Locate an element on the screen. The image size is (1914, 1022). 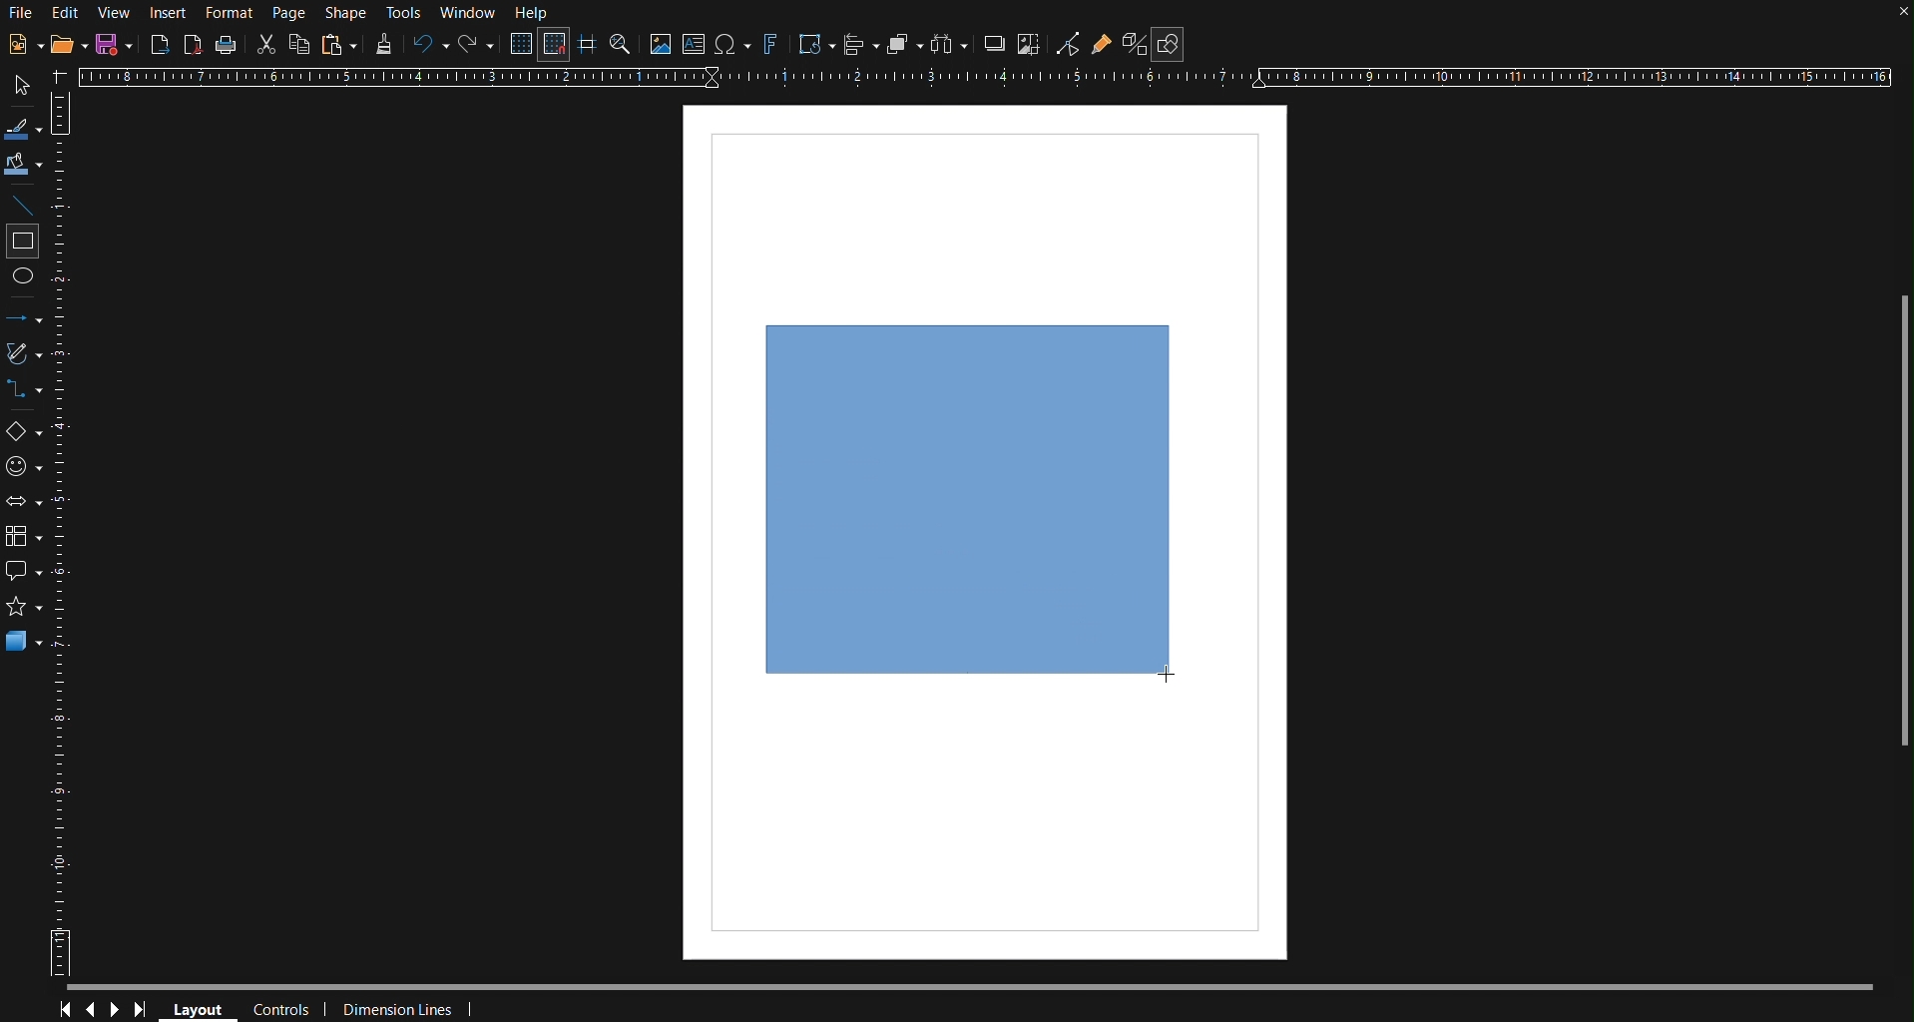
Distribute objects is located at coordinates (949, 44).